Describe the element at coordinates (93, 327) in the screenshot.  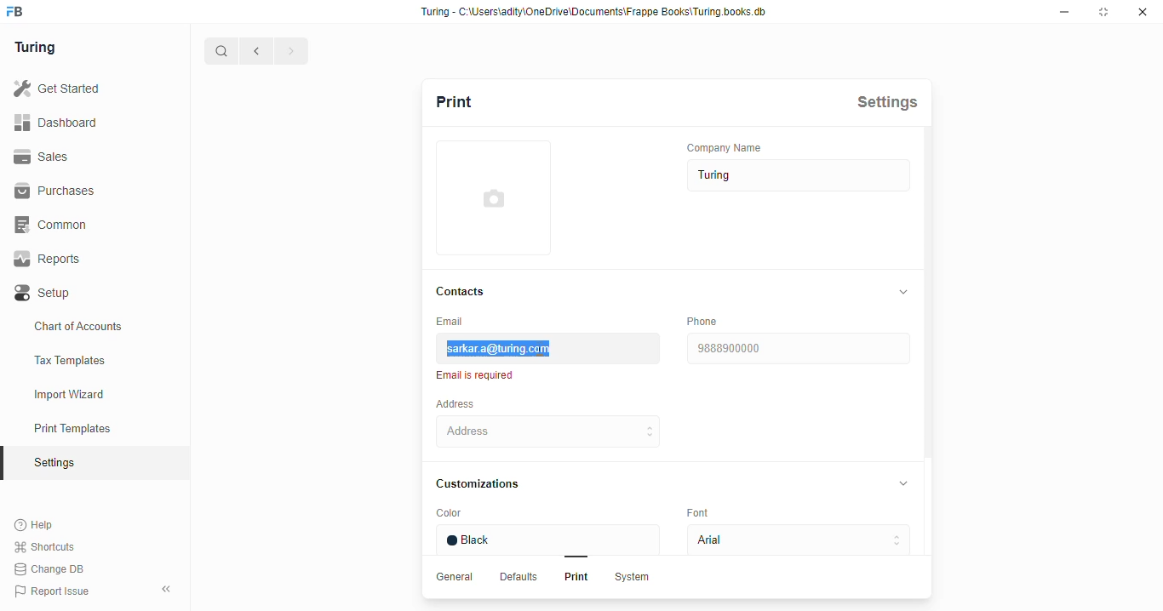
I see `Chart of Accounts.` at that location.